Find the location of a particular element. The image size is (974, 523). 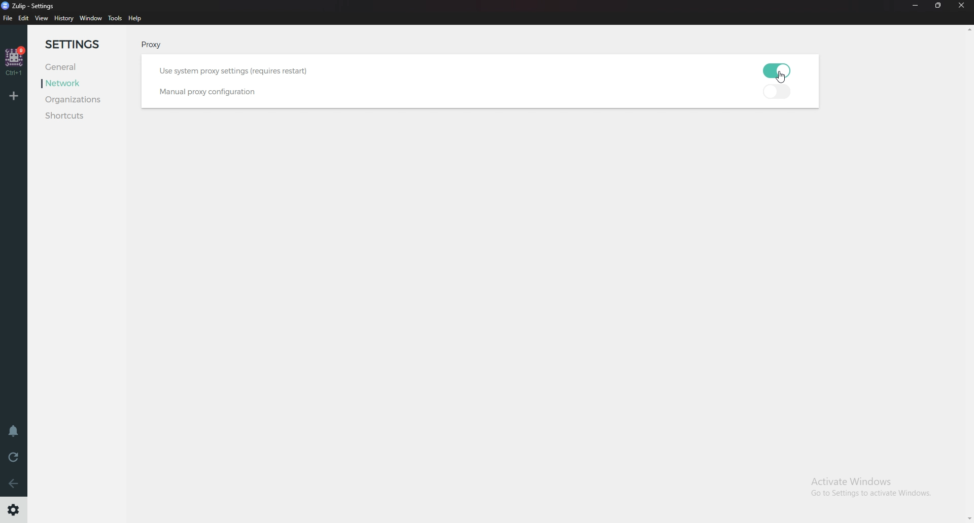

settings is located at coordinates (79, 45).